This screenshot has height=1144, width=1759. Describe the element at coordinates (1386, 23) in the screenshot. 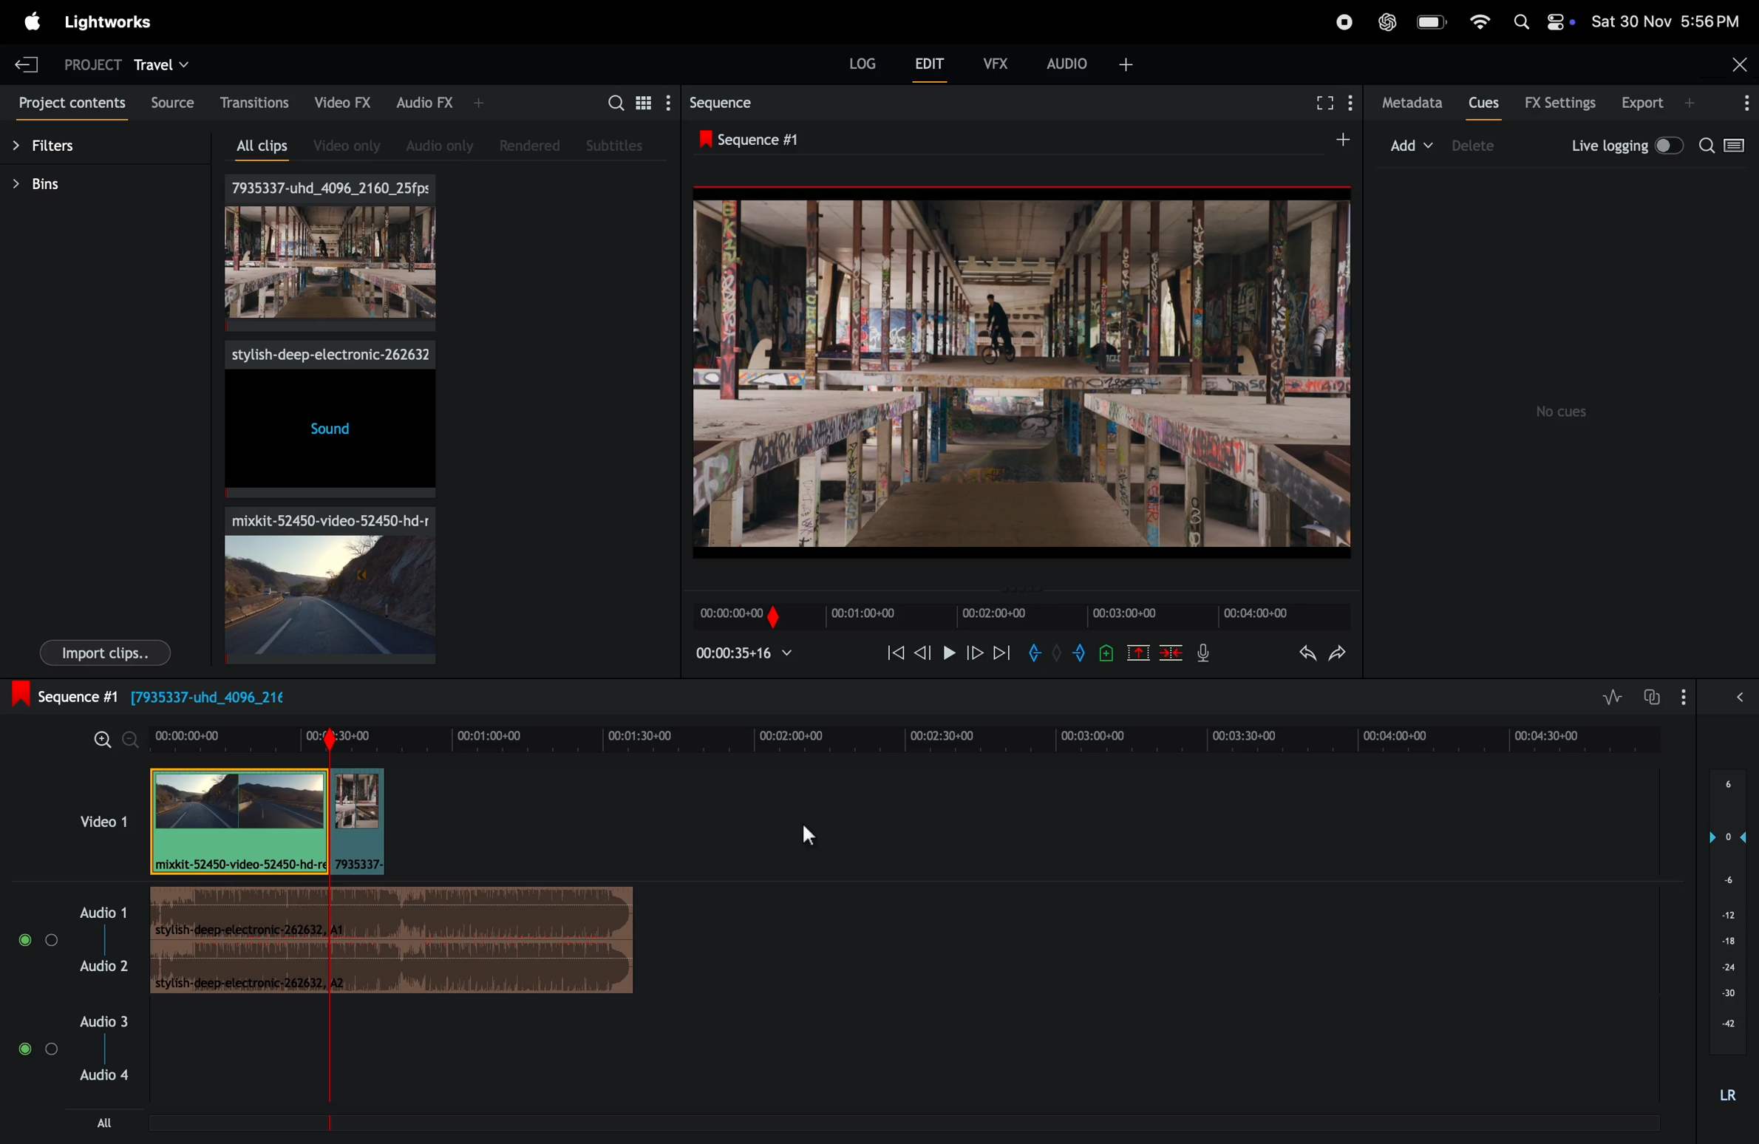

I see `chatgpt` at that location.